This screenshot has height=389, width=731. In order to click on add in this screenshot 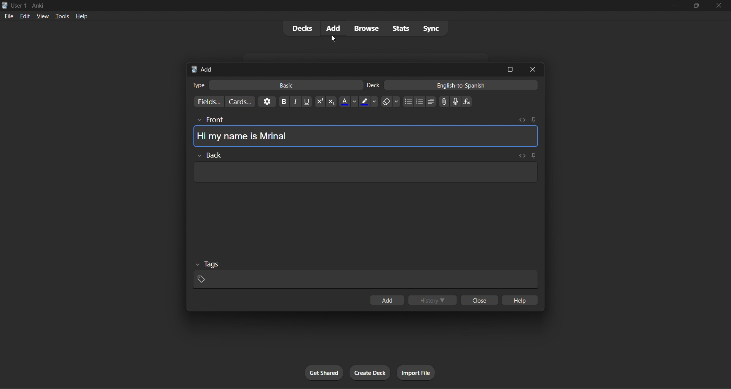, I will do `click(334, 28)`.